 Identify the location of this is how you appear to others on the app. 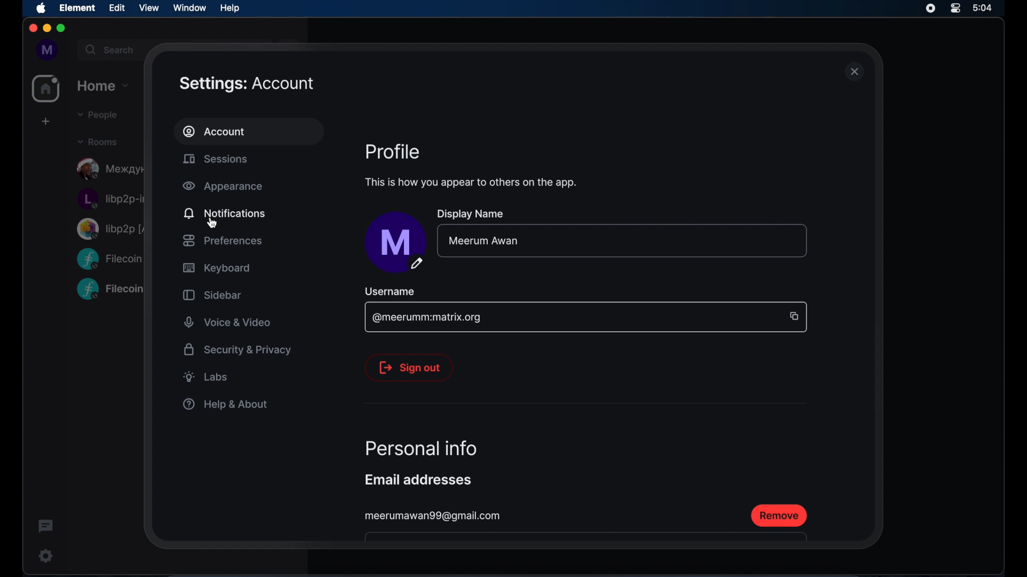
(470, 183).